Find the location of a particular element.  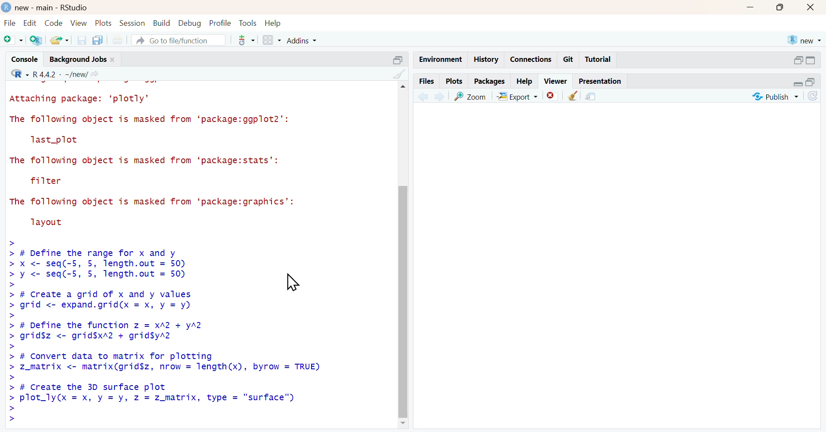

> plot_ly(x = x, y=y, z = z_matrix, type = "surface") is located at coordinates (168, 398).